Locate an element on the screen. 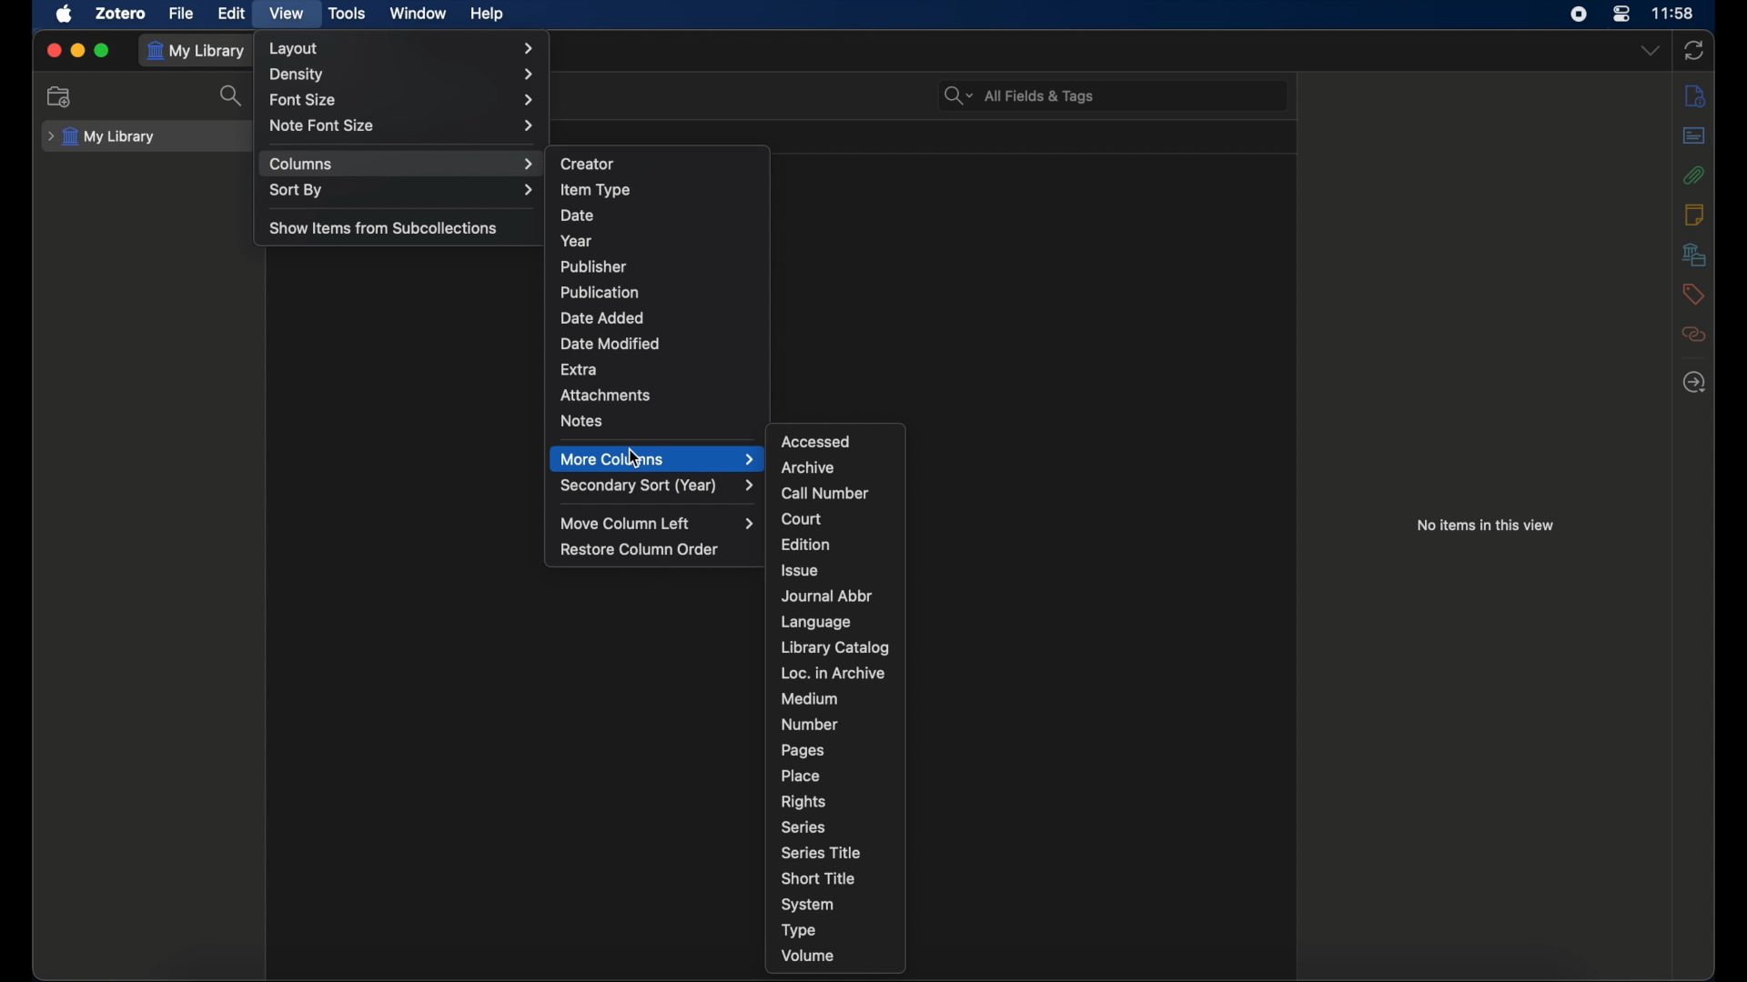  density is located at coordinates (402, 75).